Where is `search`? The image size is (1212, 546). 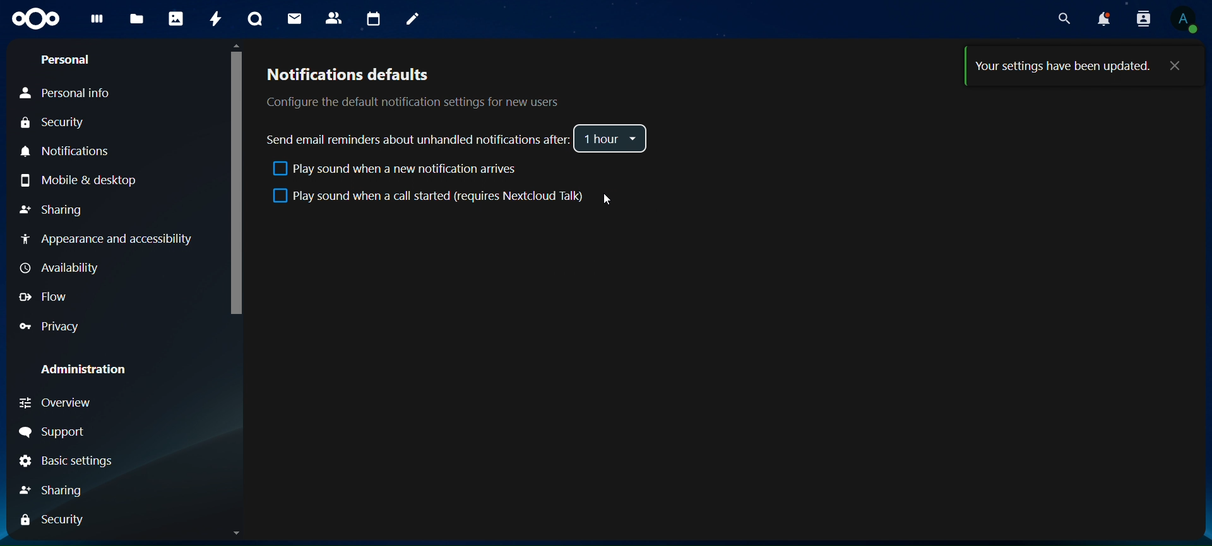
search is located at coordinates (1064, 20).